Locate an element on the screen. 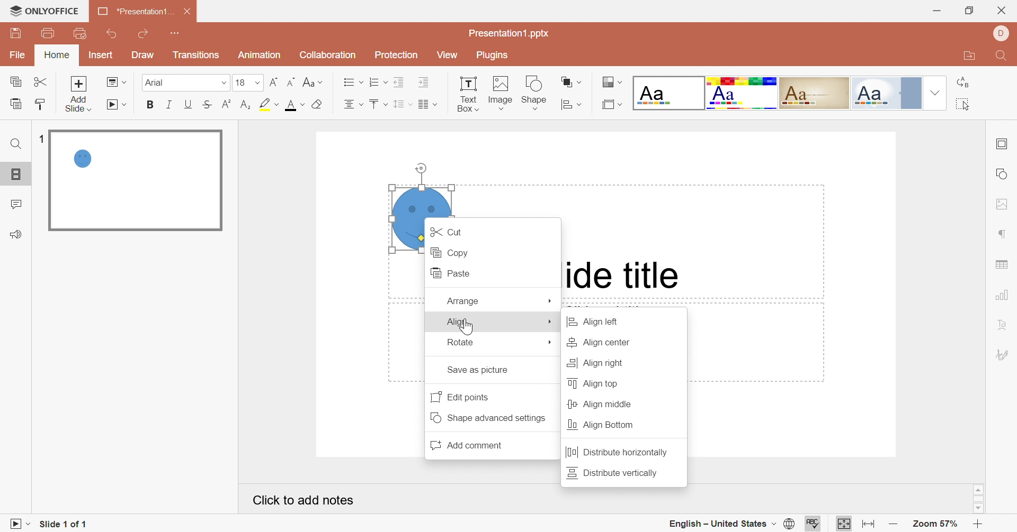 The height and width of the screenshot is (532, 1017). Minimize is located at coordinates (935, 11).